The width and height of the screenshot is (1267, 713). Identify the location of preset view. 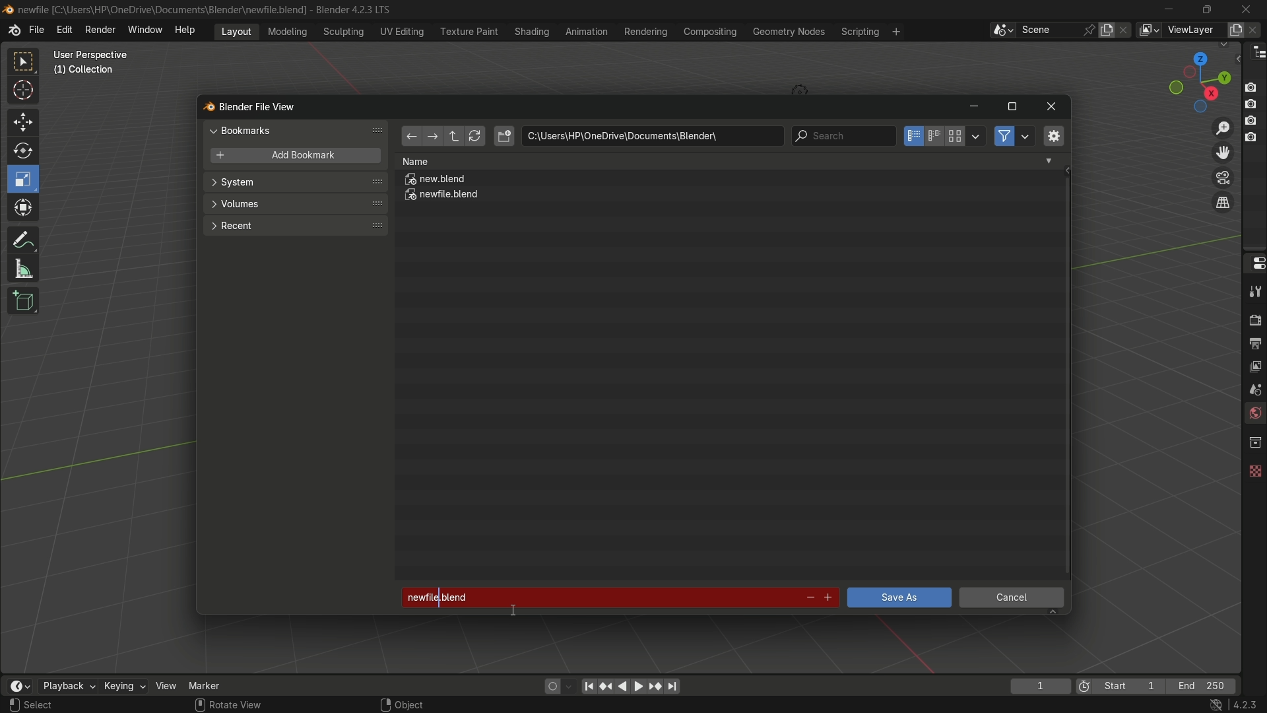
(1196, 79).